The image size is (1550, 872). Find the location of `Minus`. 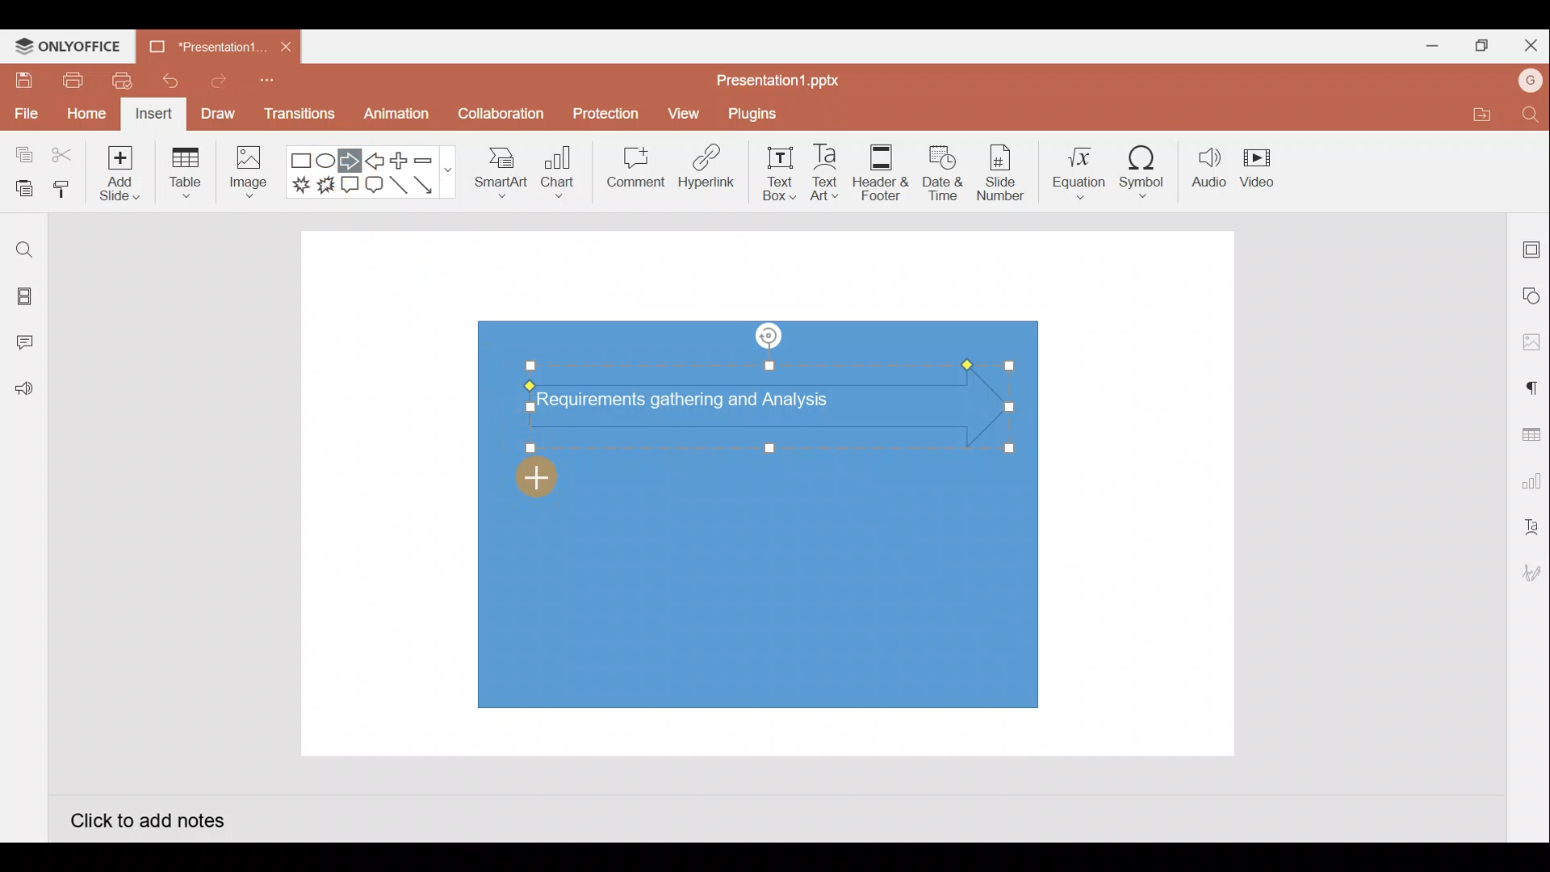

Minus is located at coordinates (432, 159).